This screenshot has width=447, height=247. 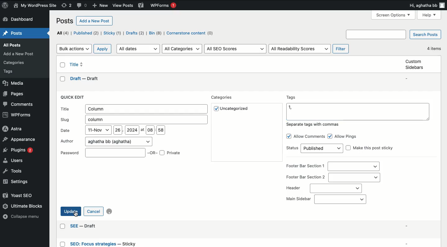 I want to click on Plugins, so click(x=18, y=151).